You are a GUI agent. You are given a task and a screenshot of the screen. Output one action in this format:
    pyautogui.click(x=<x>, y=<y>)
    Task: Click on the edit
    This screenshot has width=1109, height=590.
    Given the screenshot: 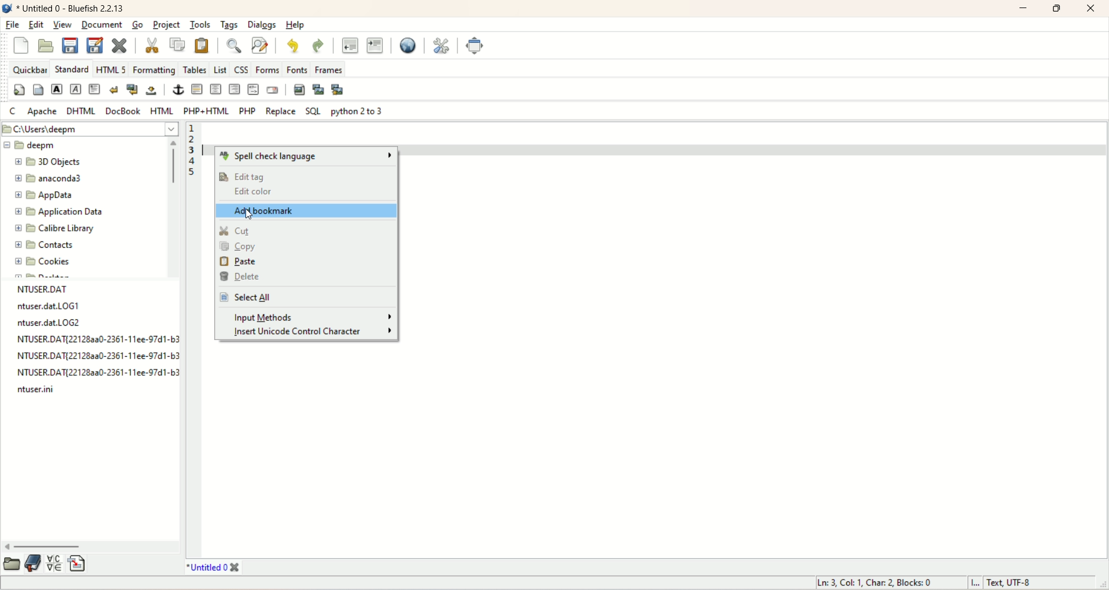 What is the action you would take?
    pyautogui.click(x=36, y=25)
    